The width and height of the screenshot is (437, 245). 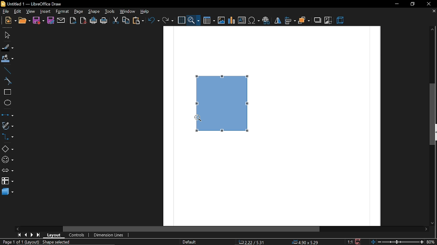 I want to click on vertical scrollbar, so click(x=433, y=132).